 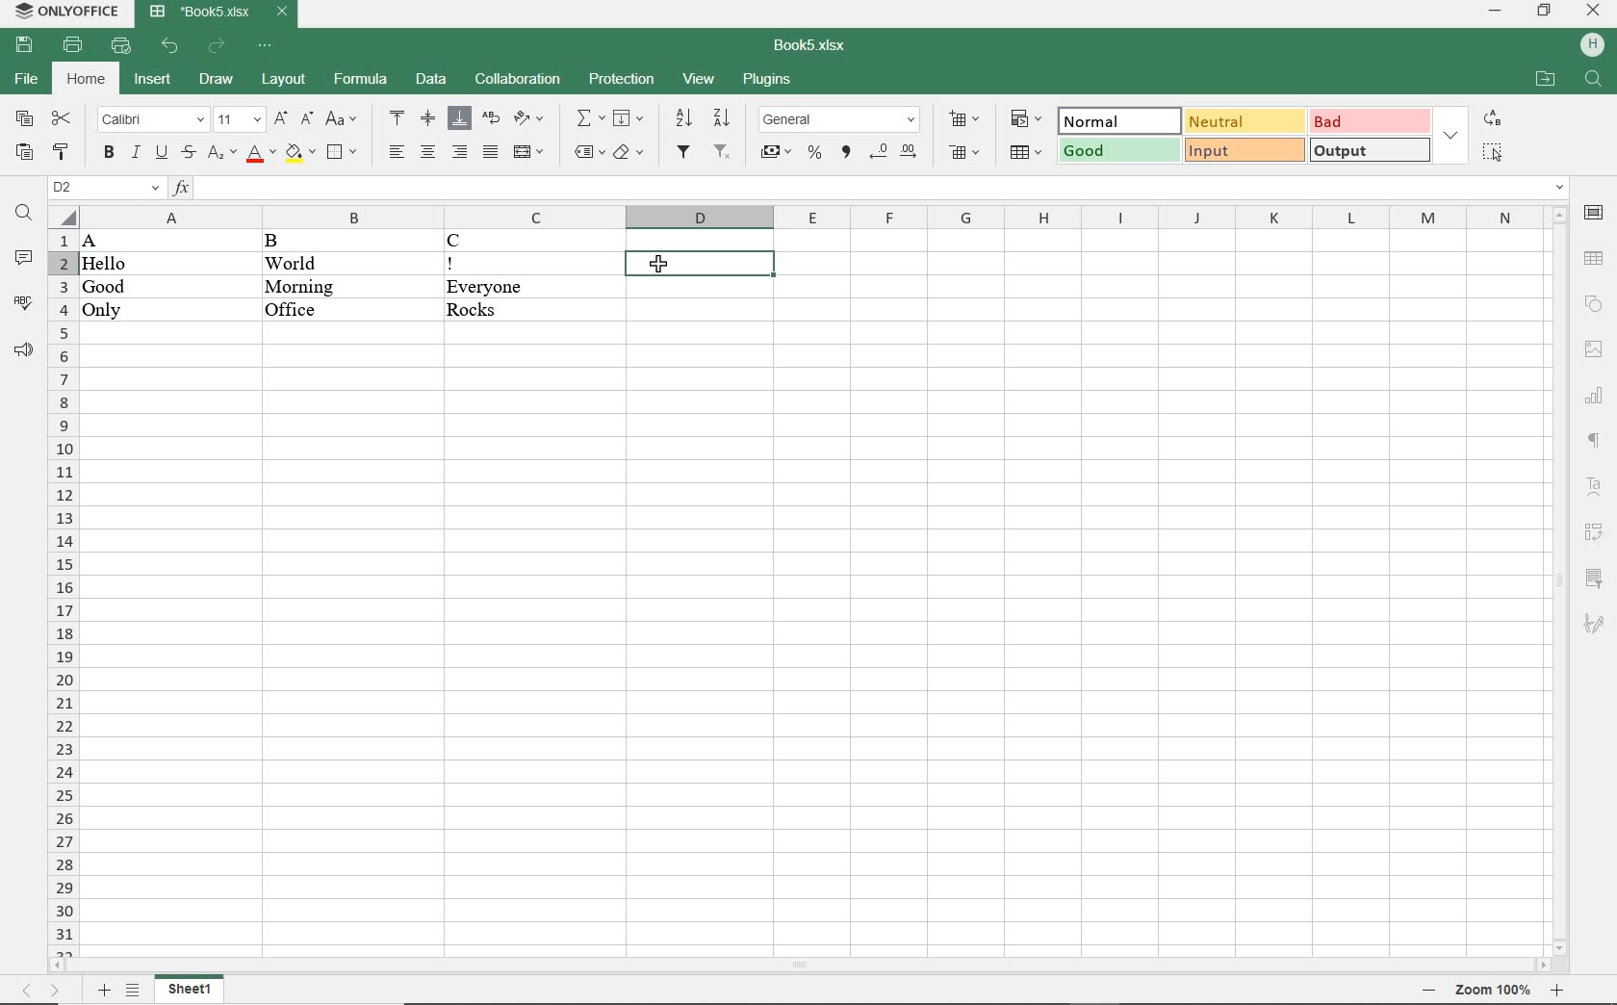 What do you see at coordinates (1558, 580) in the screenshot?
I see `SCROLLBAR` at bounding box center [1558, 580].